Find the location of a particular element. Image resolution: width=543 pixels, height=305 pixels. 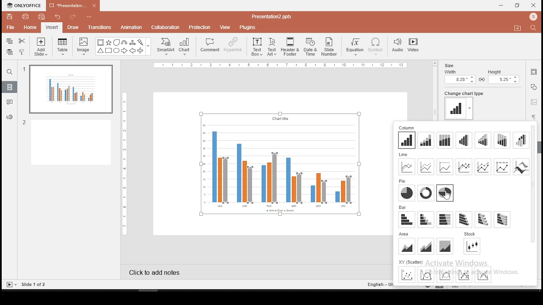

more options is located at coordinates (89, 16).